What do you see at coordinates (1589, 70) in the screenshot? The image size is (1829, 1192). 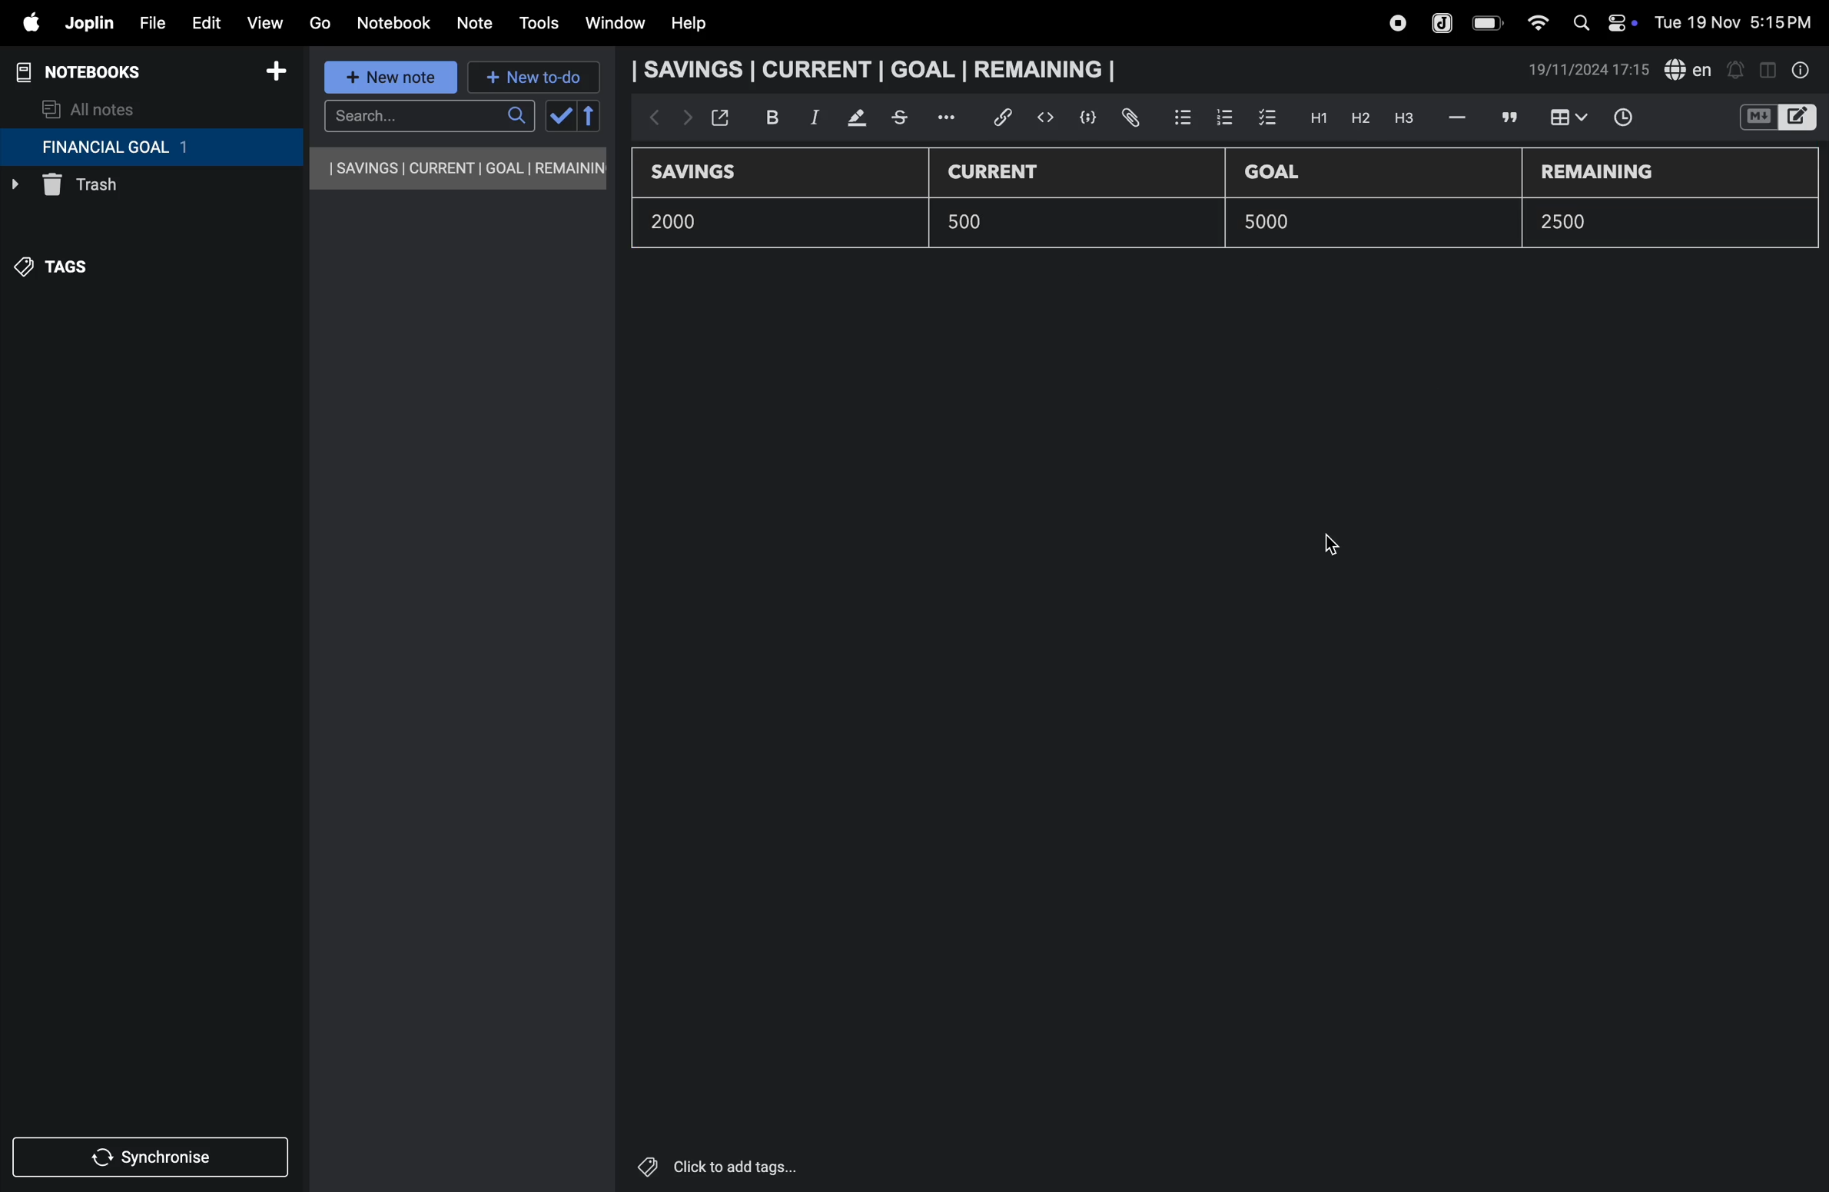 I see `date and time` at bounding box center [1589, 70].